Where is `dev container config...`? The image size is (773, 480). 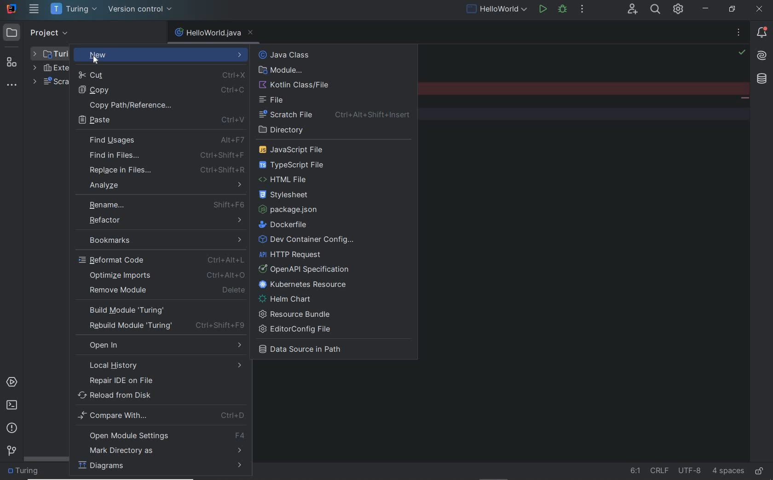
dev container config... is located at coordinates (307, 240).